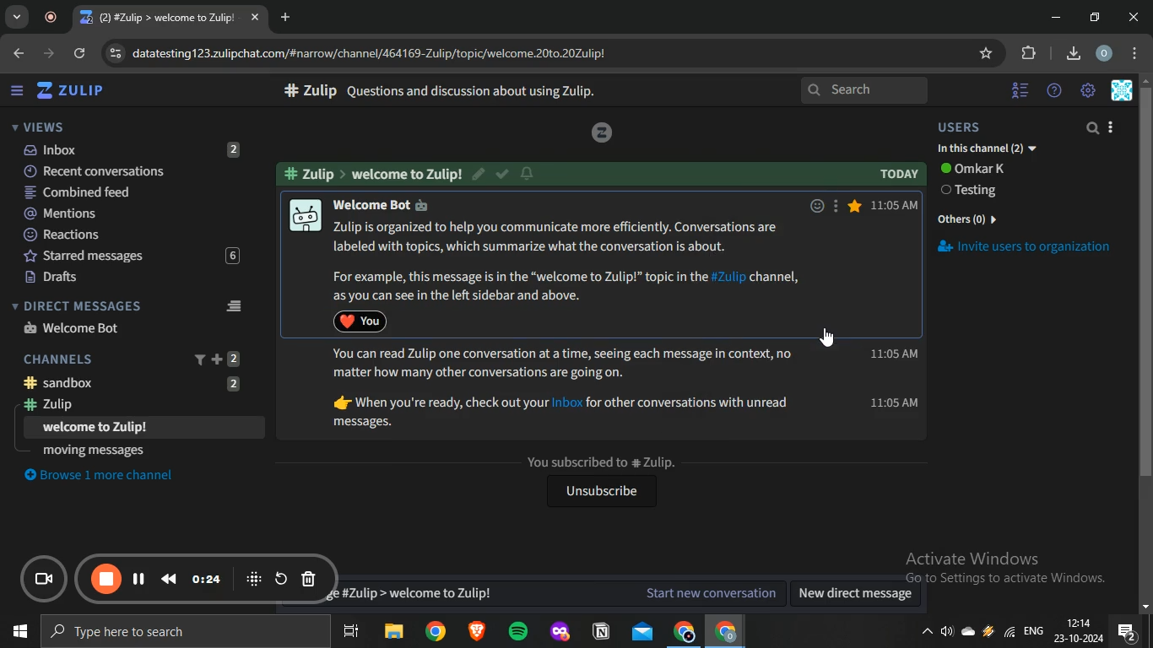 The height and width of the screenshot is (648, 1153). I want to click on outlook, so click(643, 631).